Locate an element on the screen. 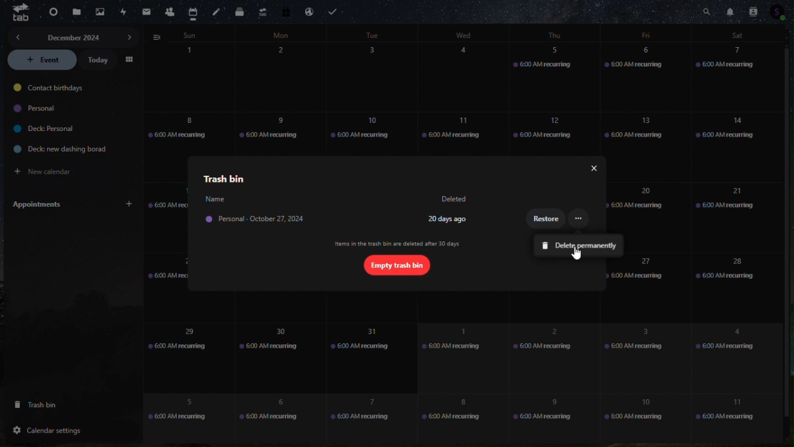 This screenshot has width=794, height=447. calendar settings is located at coordinates (53, 428).